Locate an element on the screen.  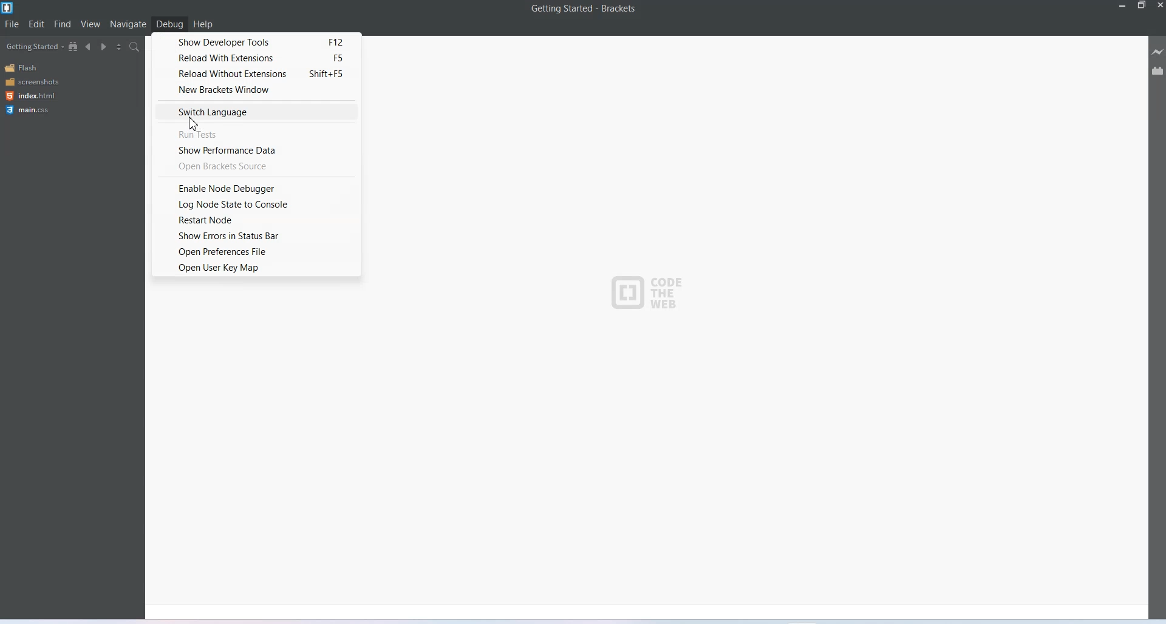
Screenshots is located at coordinates (32, 82).